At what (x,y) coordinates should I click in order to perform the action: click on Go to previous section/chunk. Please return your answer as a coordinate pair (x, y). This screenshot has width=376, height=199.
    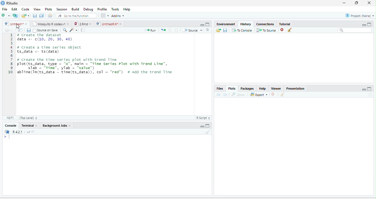
    Looking at the image, I should click on (170, 30).